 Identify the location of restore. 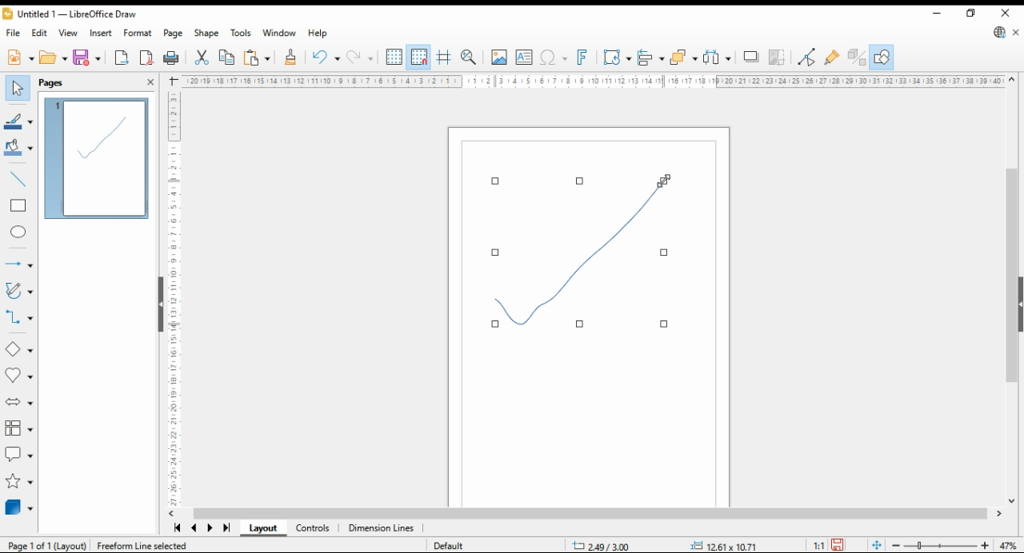
(970, 14).